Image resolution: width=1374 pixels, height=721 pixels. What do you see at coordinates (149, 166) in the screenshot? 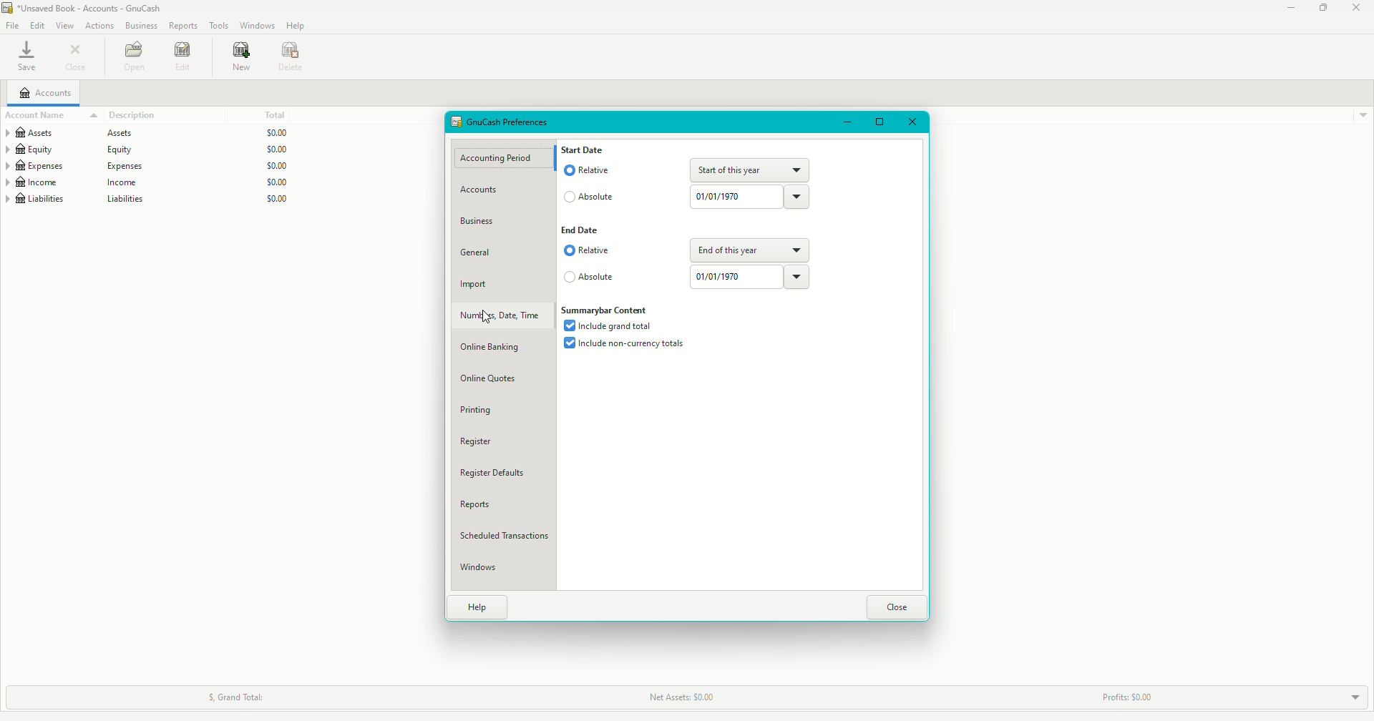
I see `Expenses` at bounding box center [149, 166].